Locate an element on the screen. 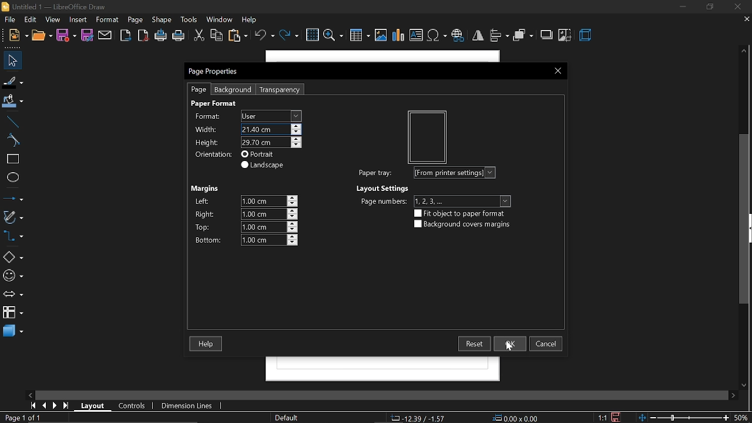 The image size is (752, 423). select is located at coordinates (11, 61).